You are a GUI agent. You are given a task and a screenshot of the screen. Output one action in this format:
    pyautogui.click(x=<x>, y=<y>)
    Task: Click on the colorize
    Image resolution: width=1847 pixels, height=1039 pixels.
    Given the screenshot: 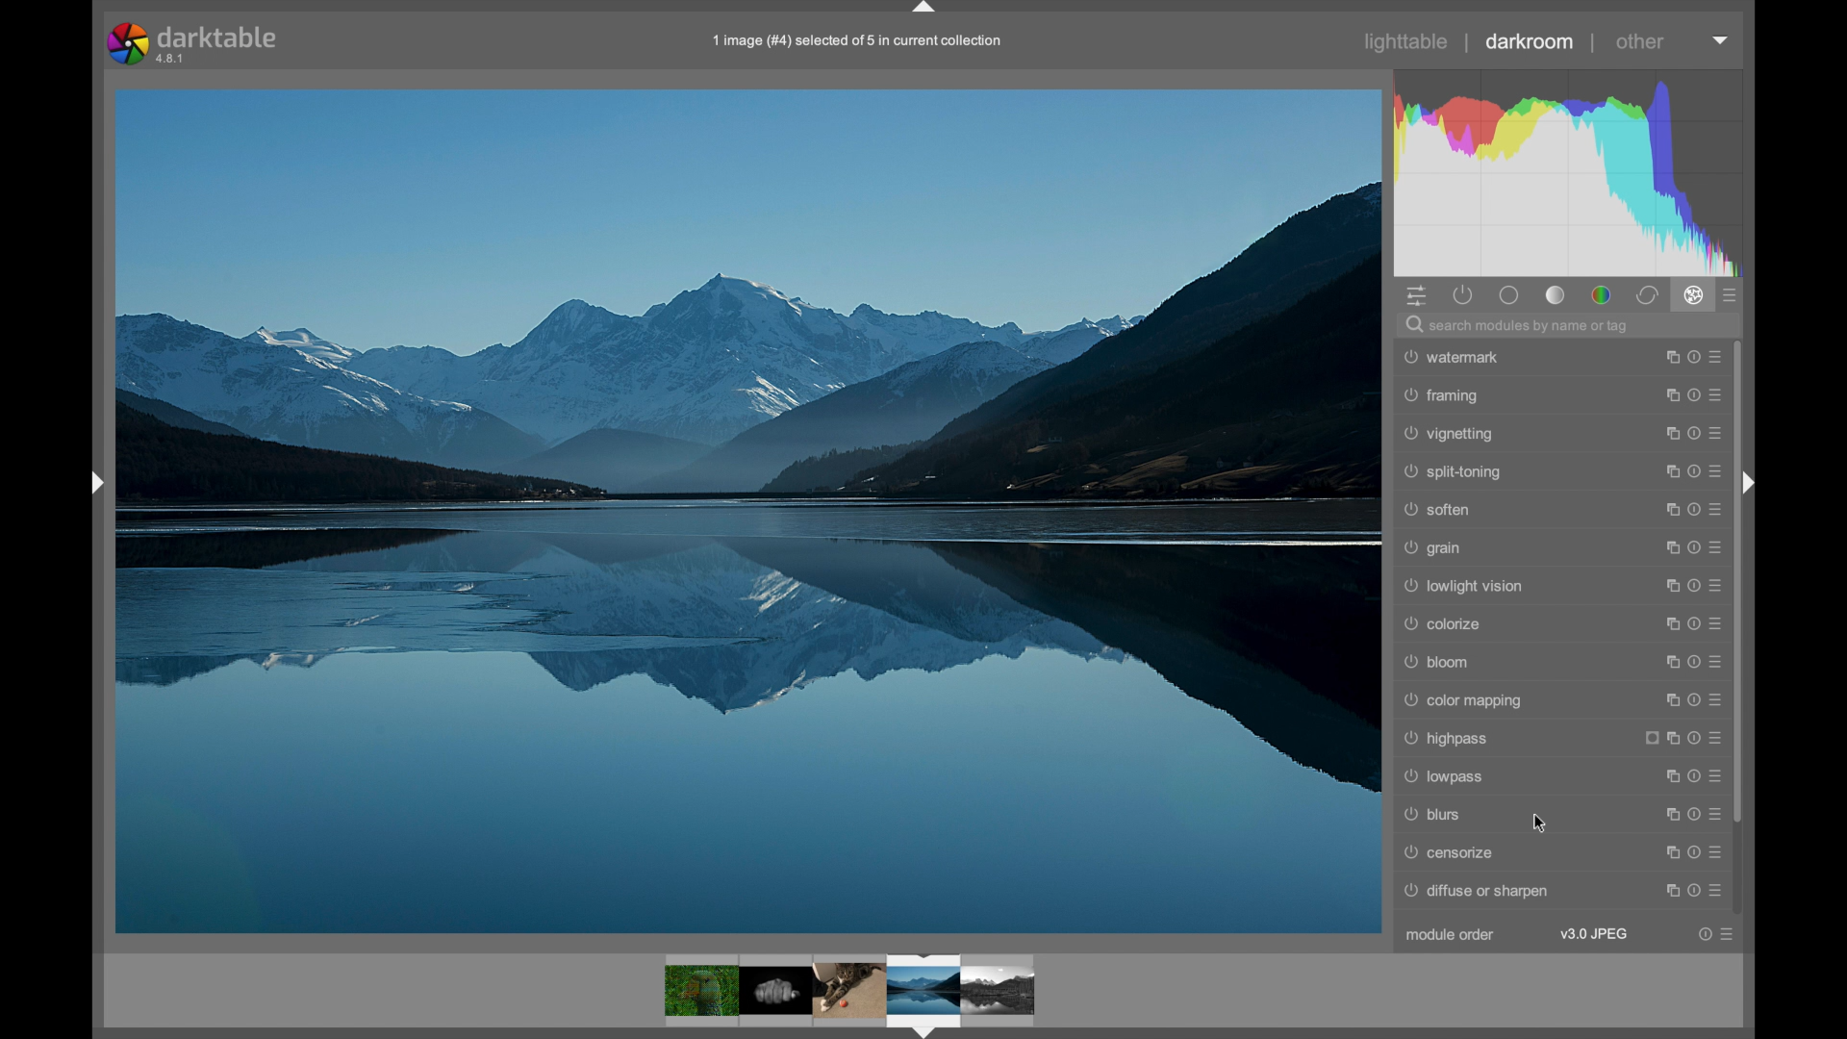 What is the action you would take?
    pyautogui.click(x=1443, y=623)
    